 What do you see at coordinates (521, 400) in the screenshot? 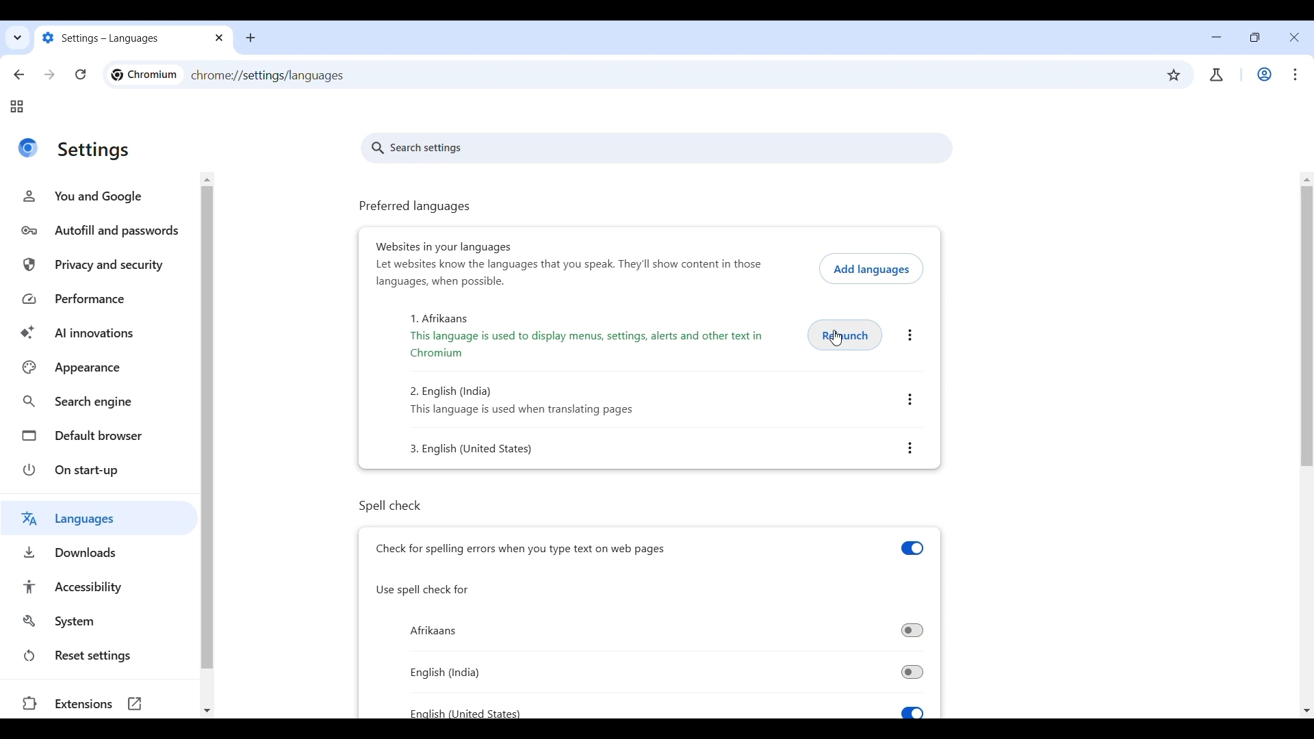
I see `numbered list: text` at bounding box center [521, 400].